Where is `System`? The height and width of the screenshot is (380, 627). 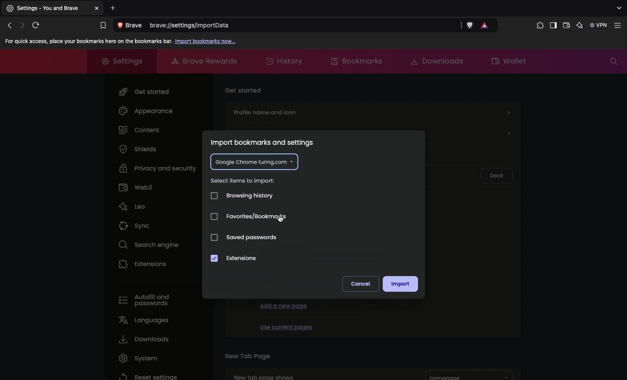 System is located at coordinates (136, 358).